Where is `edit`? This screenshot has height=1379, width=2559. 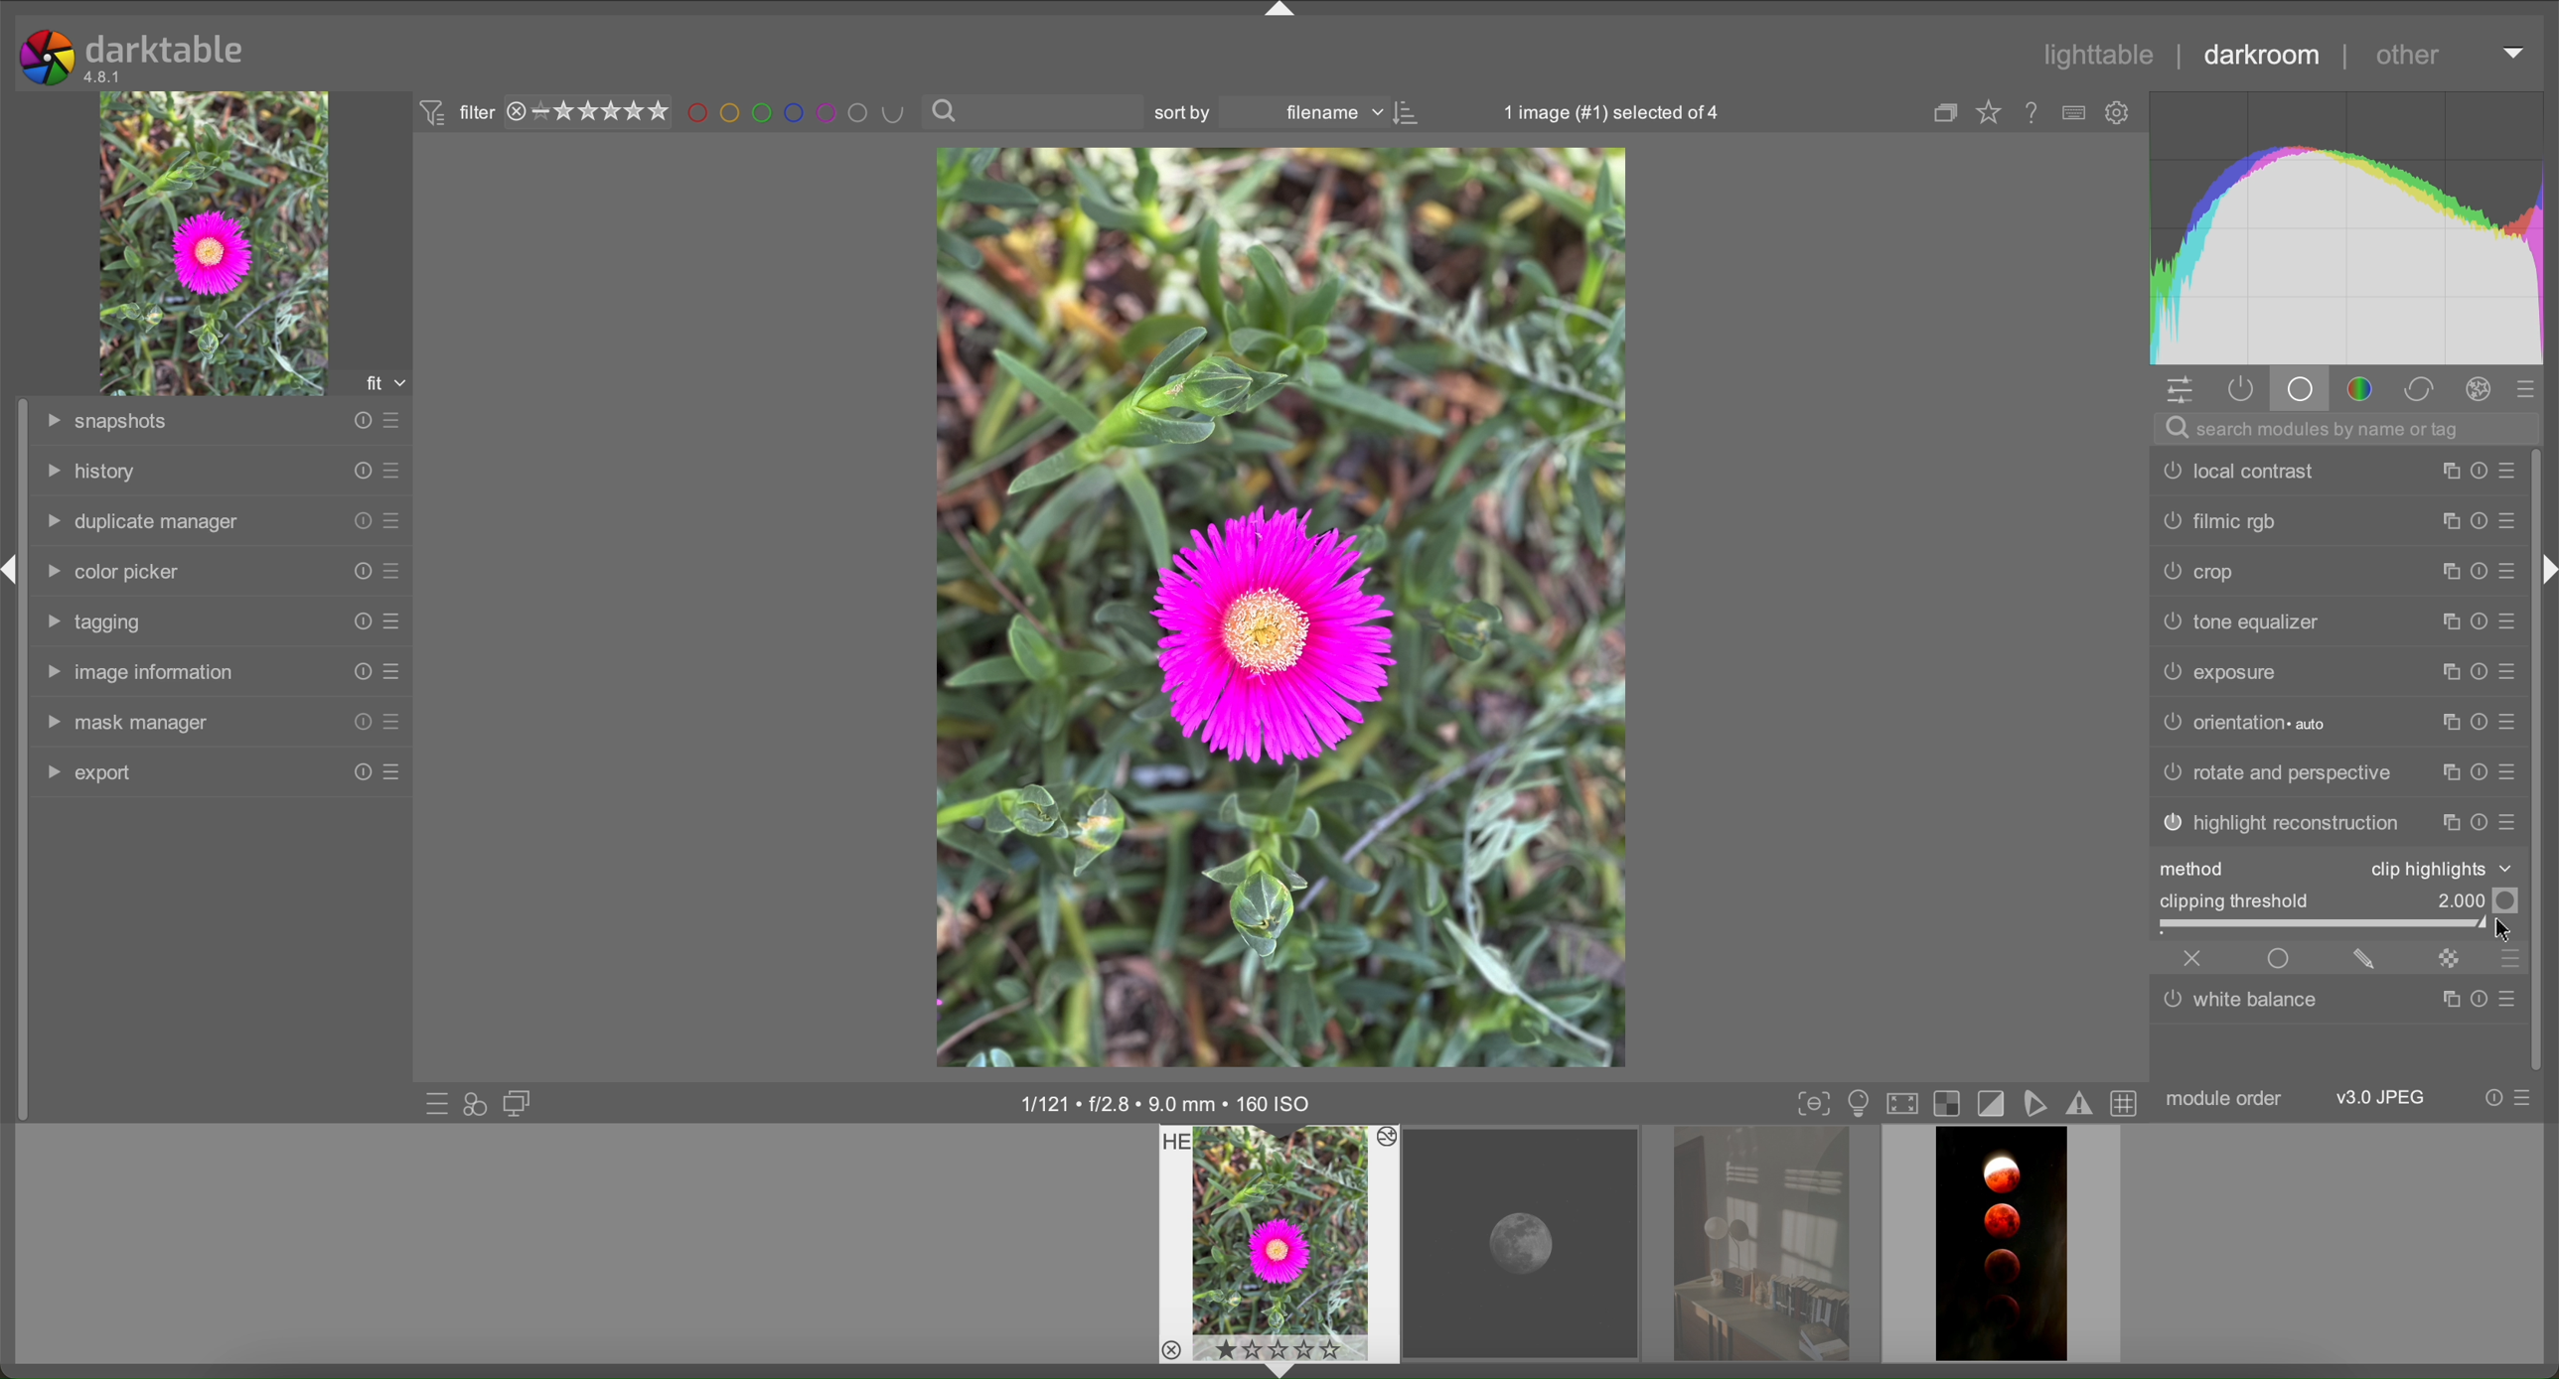
edit is located at coordinates (2364, 957).